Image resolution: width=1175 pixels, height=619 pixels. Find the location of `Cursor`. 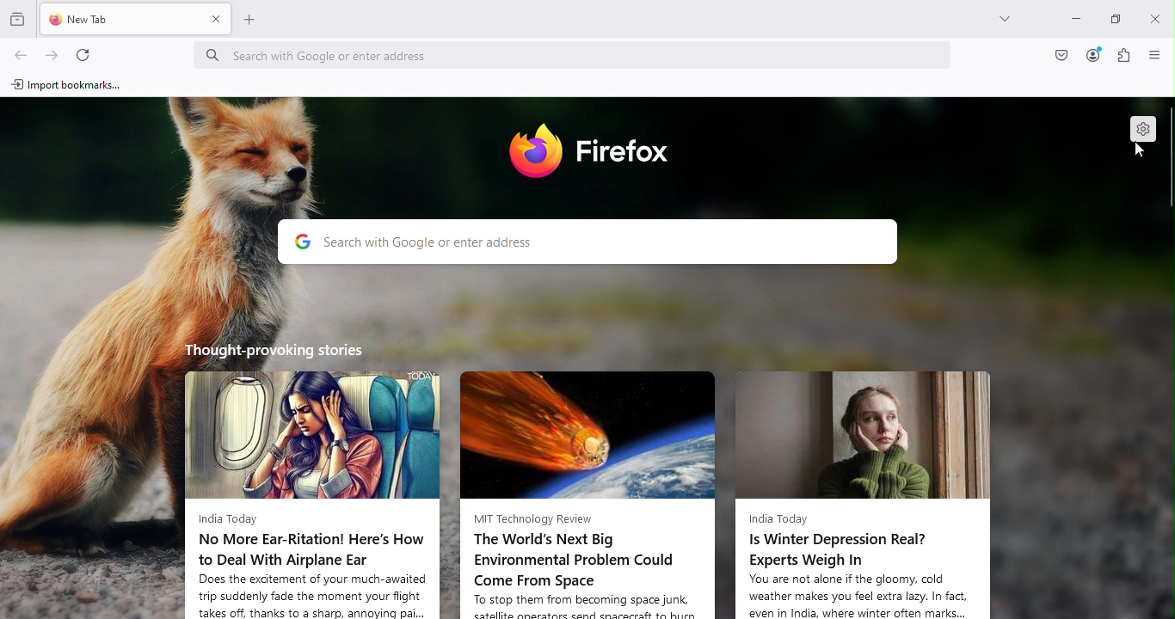

Cursor is located at coordinates (1136, 151).